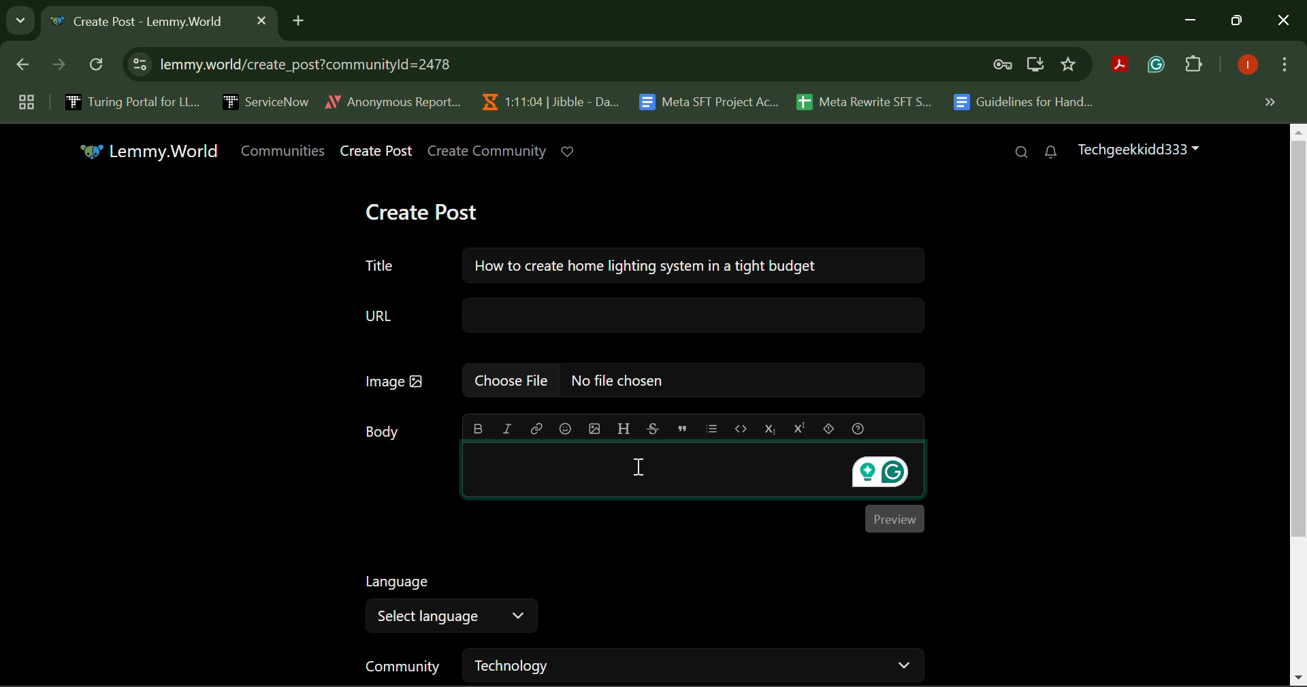 This screenshot has width=1307, height=687. Describe the element at coordinates (1284, 22) in the screenshot. I see `Close Window` at that location.